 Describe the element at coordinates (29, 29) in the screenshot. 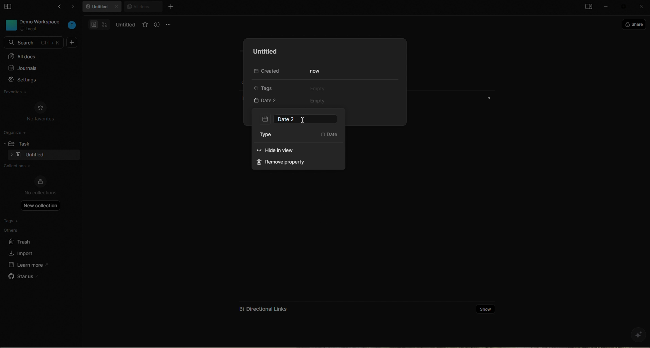

I see `local` at that location.